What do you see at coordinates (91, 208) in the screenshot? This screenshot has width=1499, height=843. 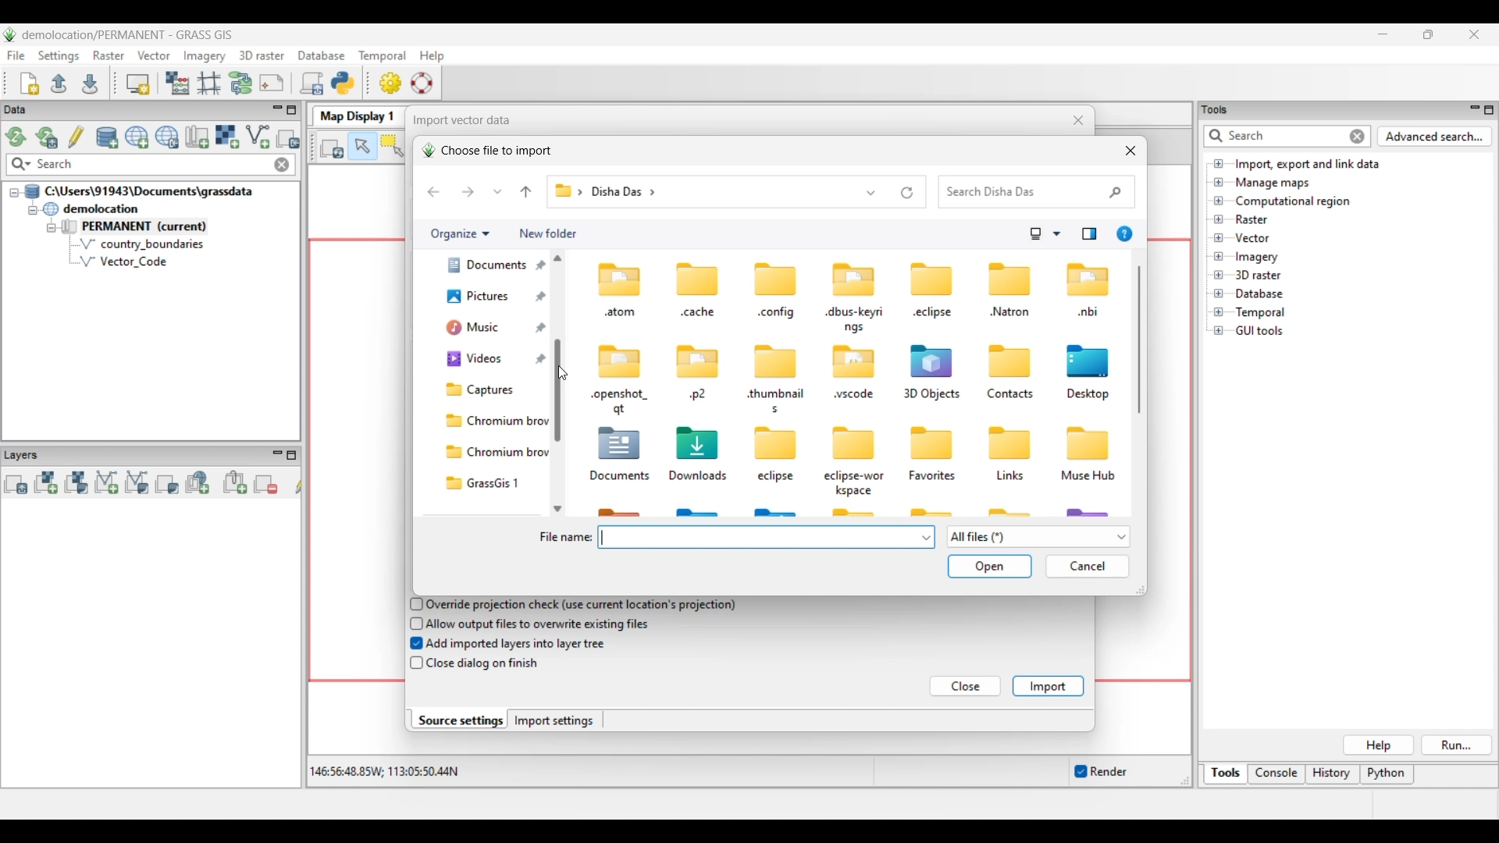 I see `Double click to collapse demolocation` at bounding box center [91, 208].